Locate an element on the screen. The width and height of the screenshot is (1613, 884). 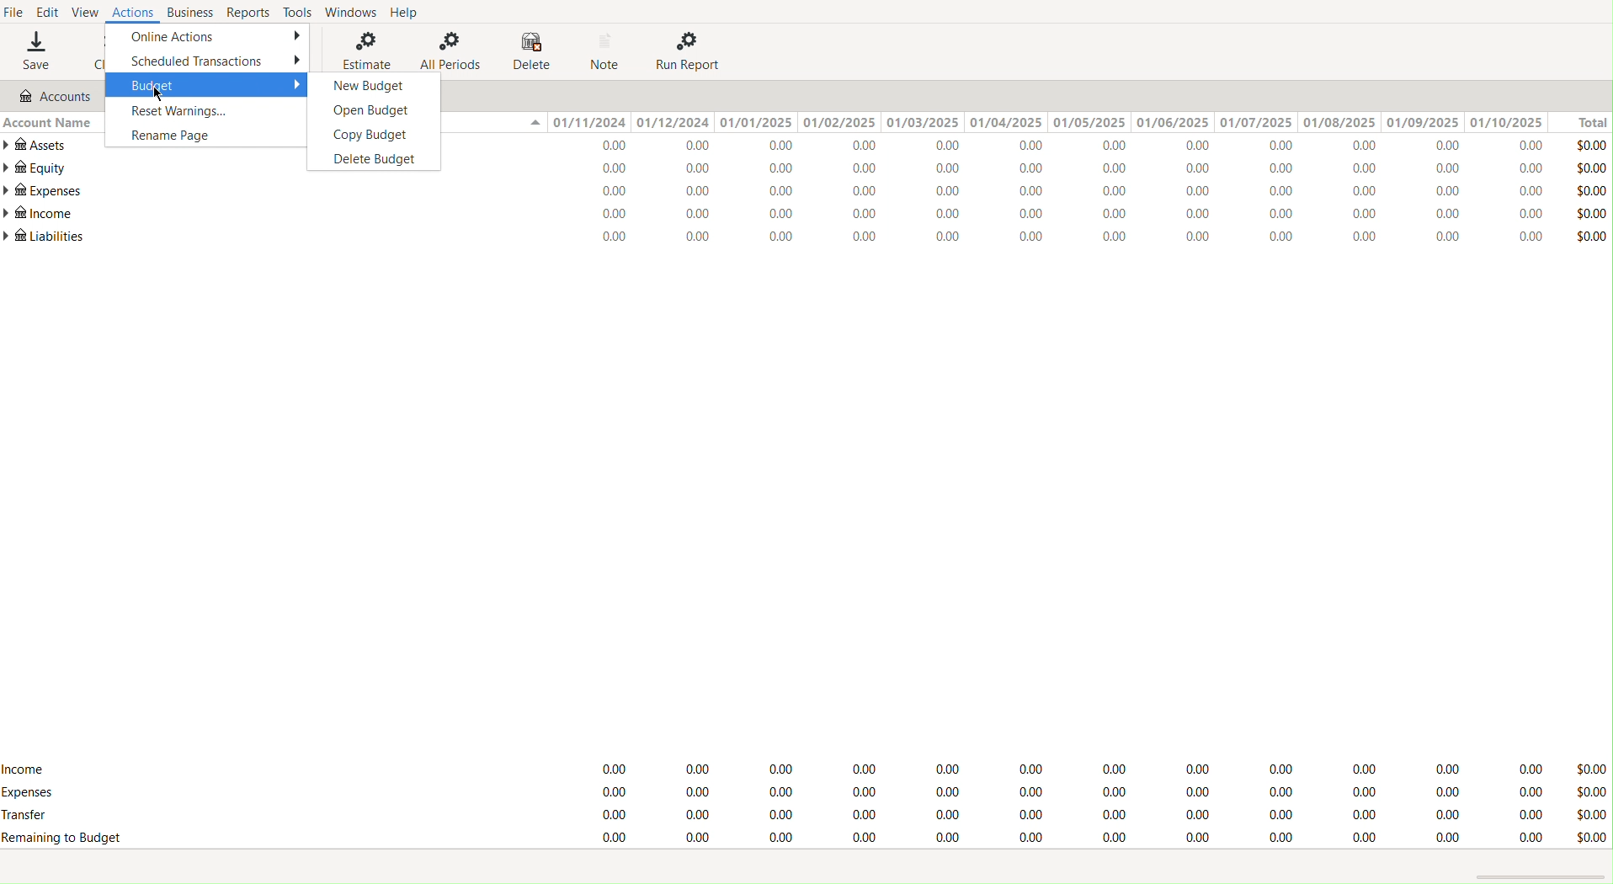
Expenses is located at coordinates (1075, 793).